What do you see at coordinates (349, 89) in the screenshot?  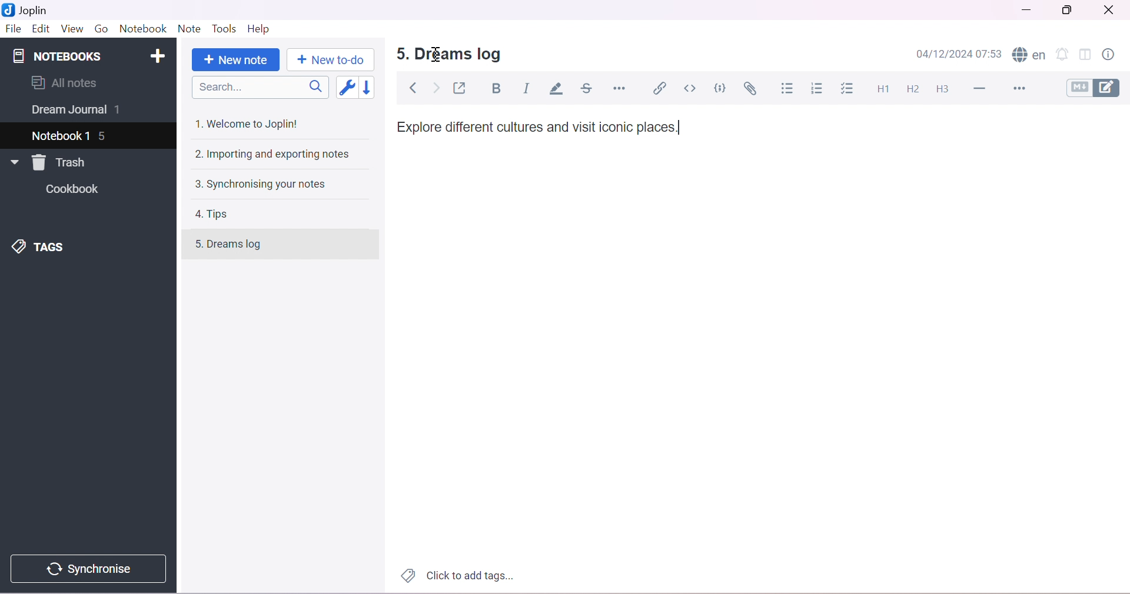 I see `Toggle sort order field` at bounding box center [349, 89].